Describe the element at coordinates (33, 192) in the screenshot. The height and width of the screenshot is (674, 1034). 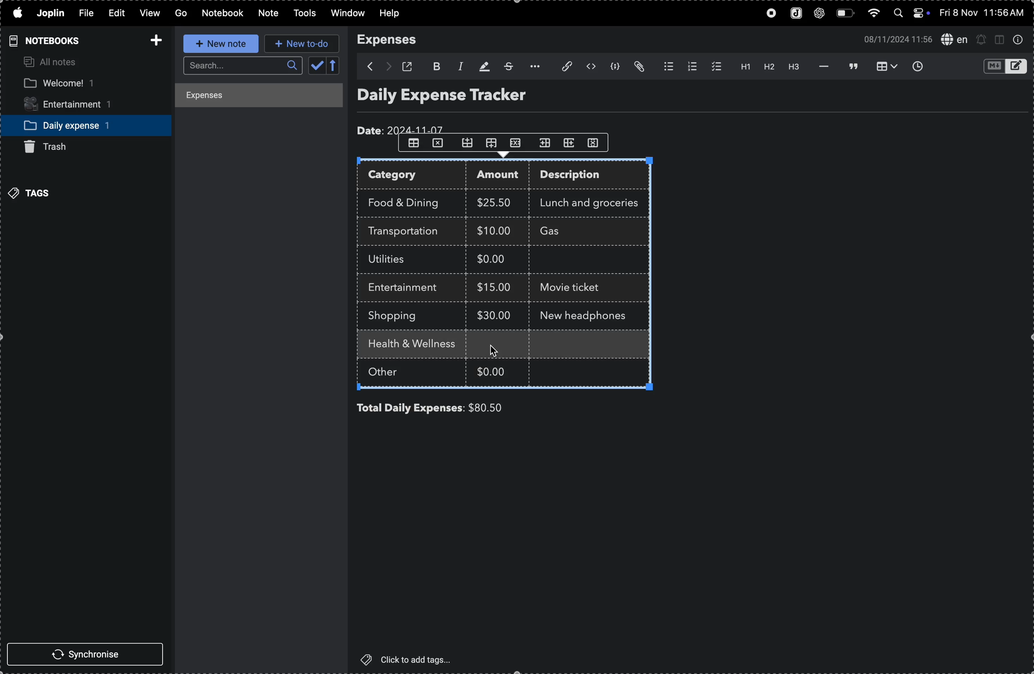
I see `tags` at that location.